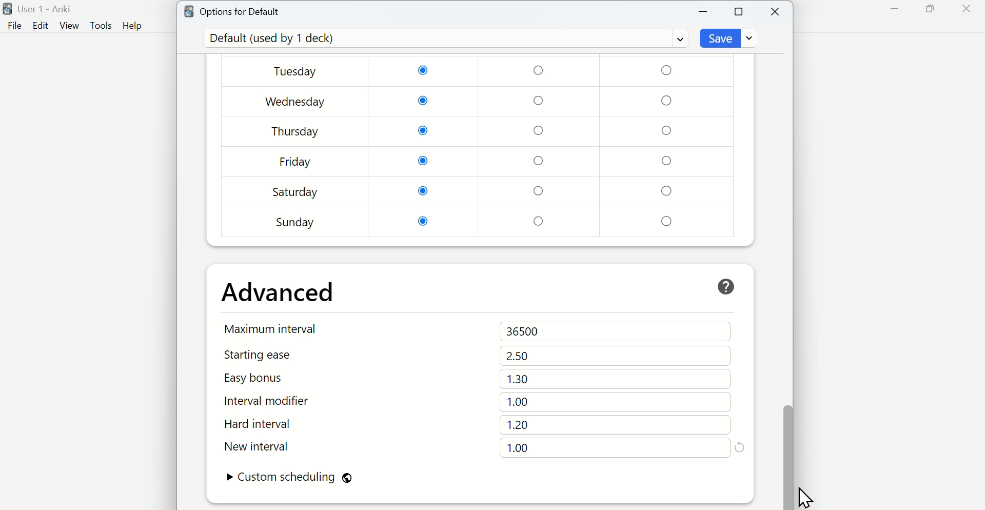 The image size is (985, 510). Describe the element at coordinates (279, 292) in the screenshot. I see `Advanced` at that location.